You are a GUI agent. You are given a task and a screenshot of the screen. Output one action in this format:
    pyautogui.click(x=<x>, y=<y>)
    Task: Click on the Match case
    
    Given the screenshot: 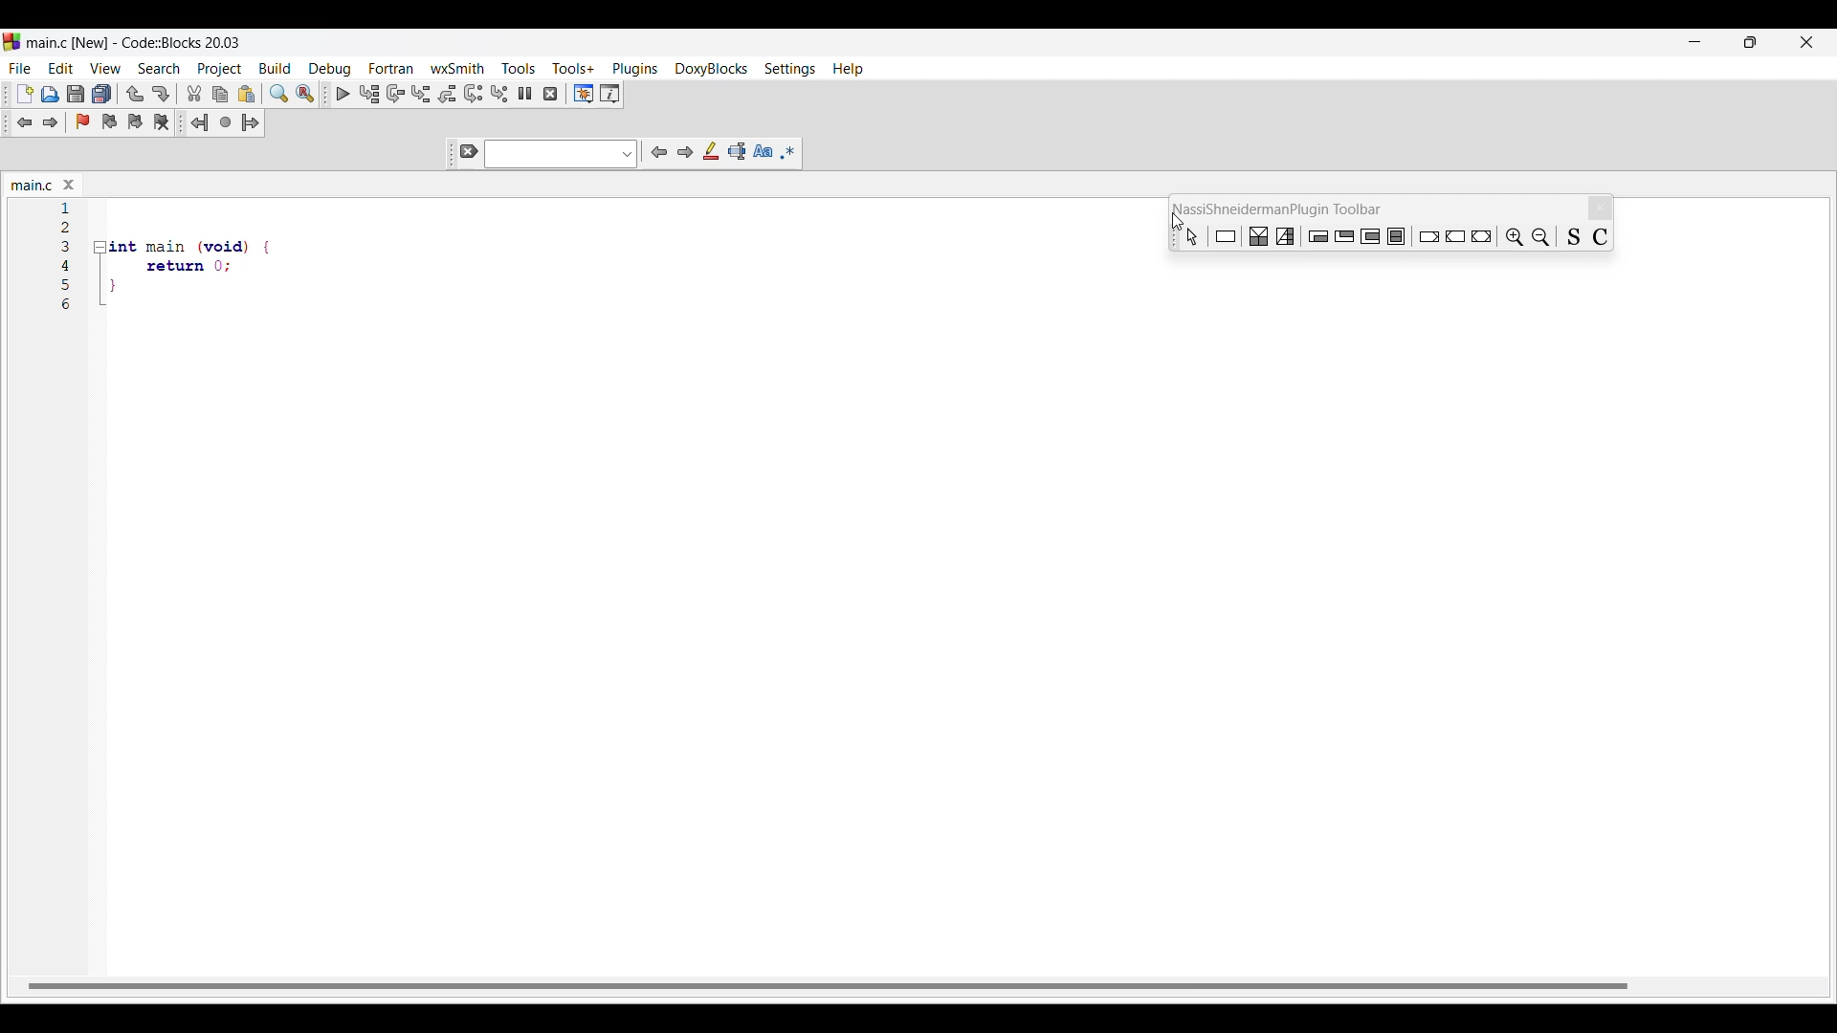 What is the action you would take?
    pyautogui.click(x=763, y=150)
    